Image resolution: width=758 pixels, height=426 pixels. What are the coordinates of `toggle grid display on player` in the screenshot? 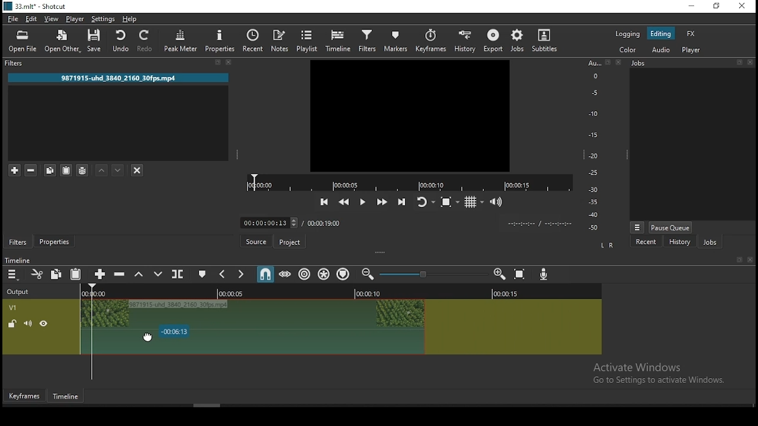 It's located at (477, 202).